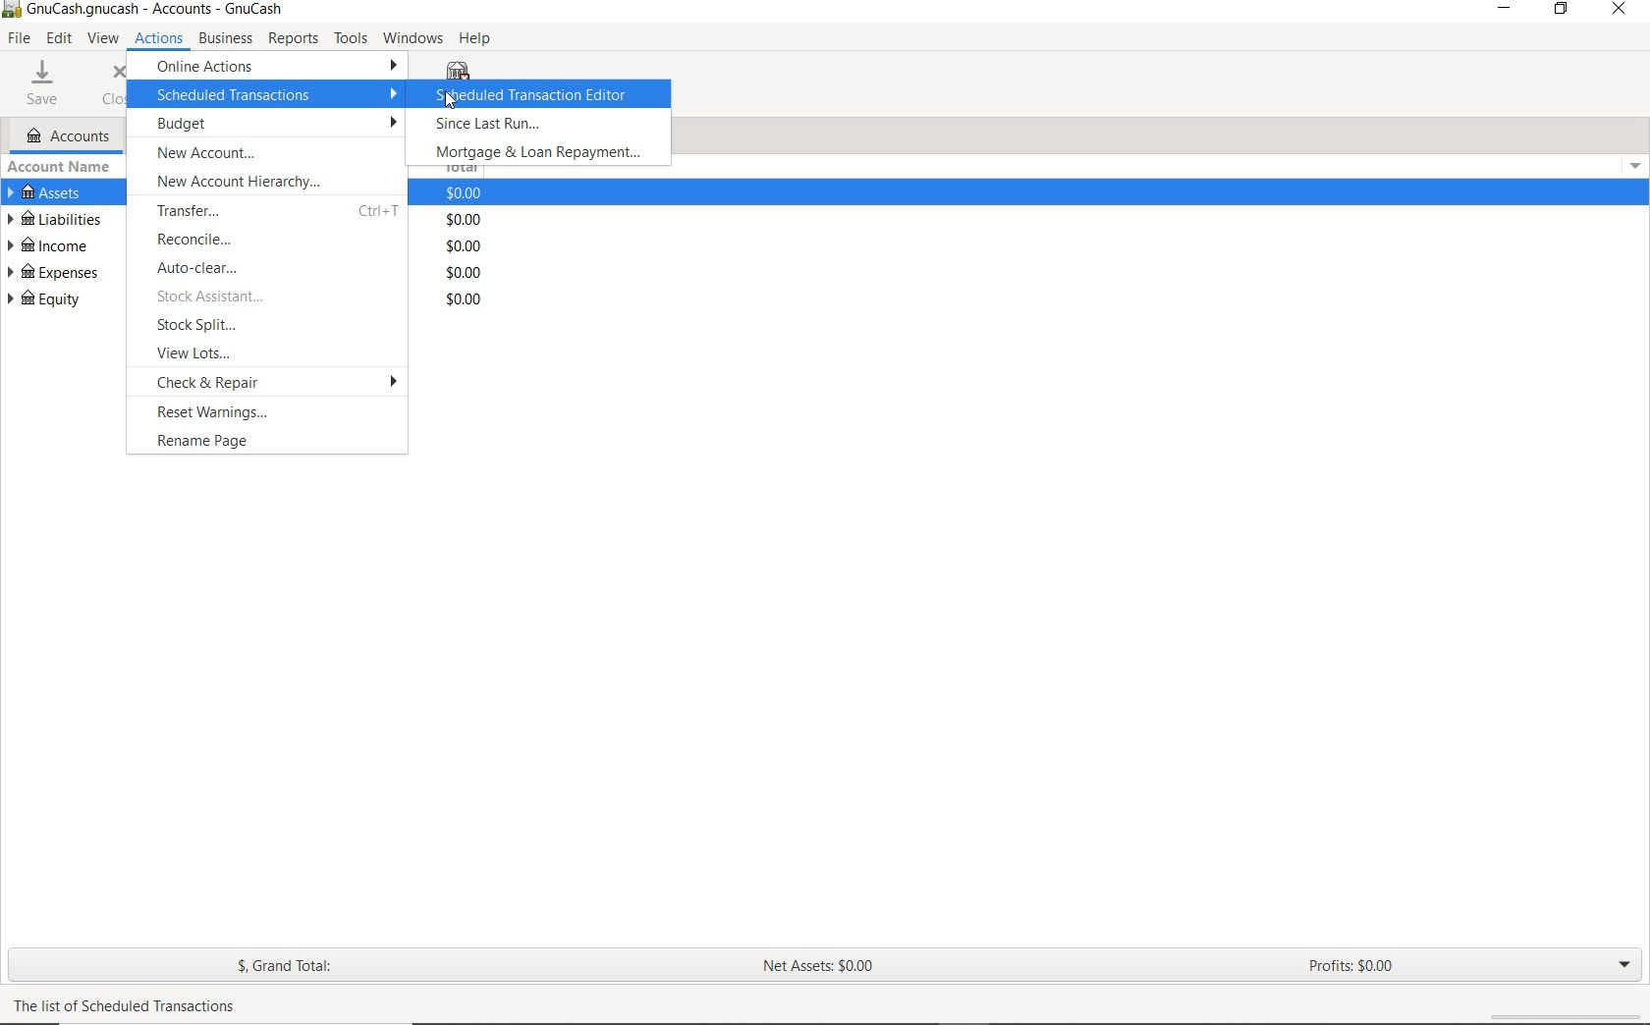 This screenshot has height=1025, width=1650. I want to click on total, so click(467, 194).